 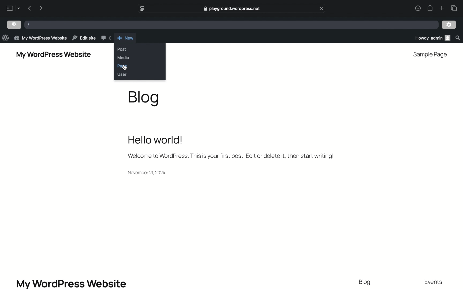 What do you see at coordinates (441, 8) in the screenshot?
I see `new tab` at bounding box center [441, 8].